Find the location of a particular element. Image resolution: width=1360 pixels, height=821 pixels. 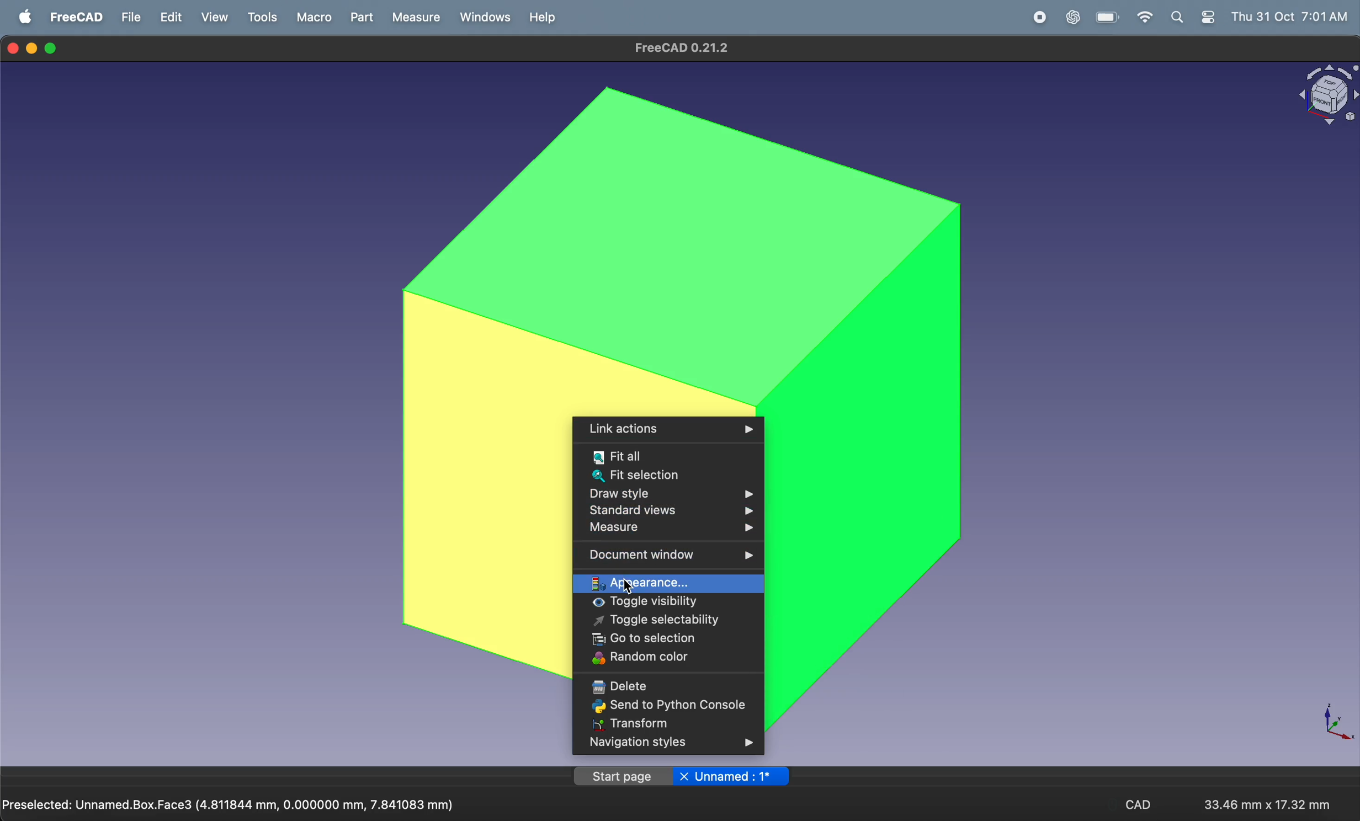

apple menu is located at coordinates (25, 17).